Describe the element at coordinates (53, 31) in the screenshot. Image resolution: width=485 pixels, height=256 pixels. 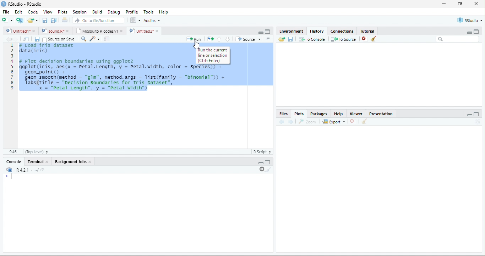
I see `sound.R` at that location.